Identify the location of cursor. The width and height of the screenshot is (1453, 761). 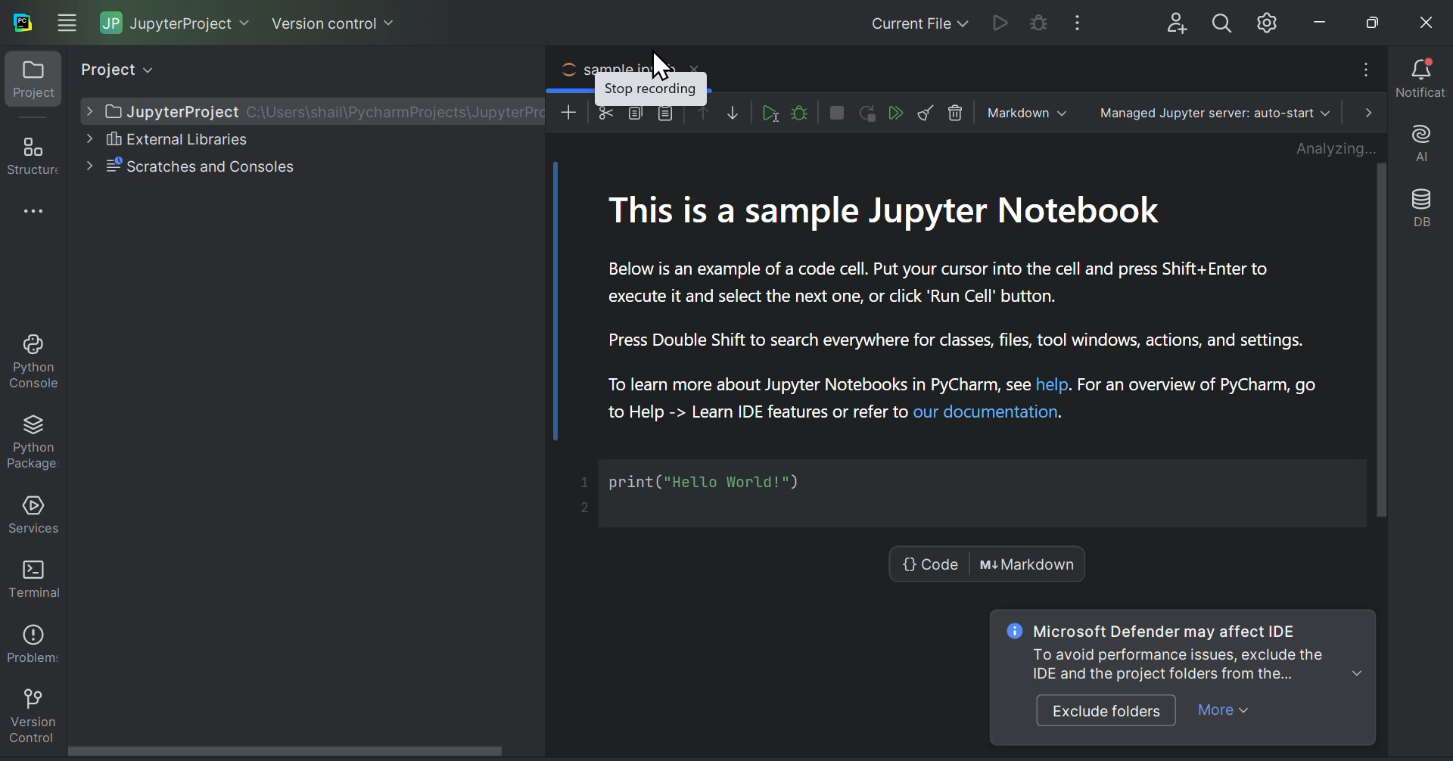
(656, 64).